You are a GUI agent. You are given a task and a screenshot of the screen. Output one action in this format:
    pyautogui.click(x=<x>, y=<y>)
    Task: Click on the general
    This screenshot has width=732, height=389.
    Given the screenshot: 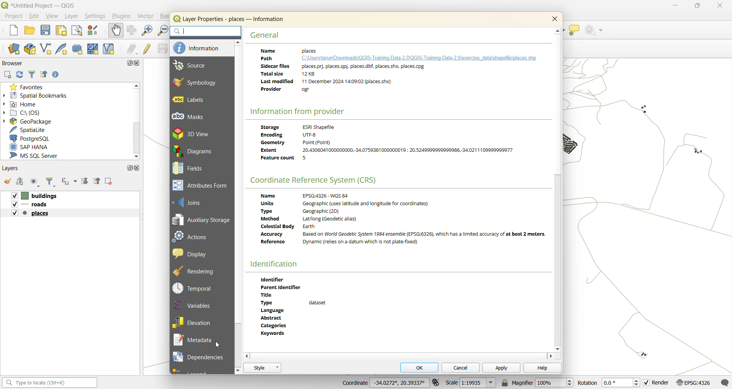 What is the action you would take?
    pyautogui.click(x=265, y=35)
    